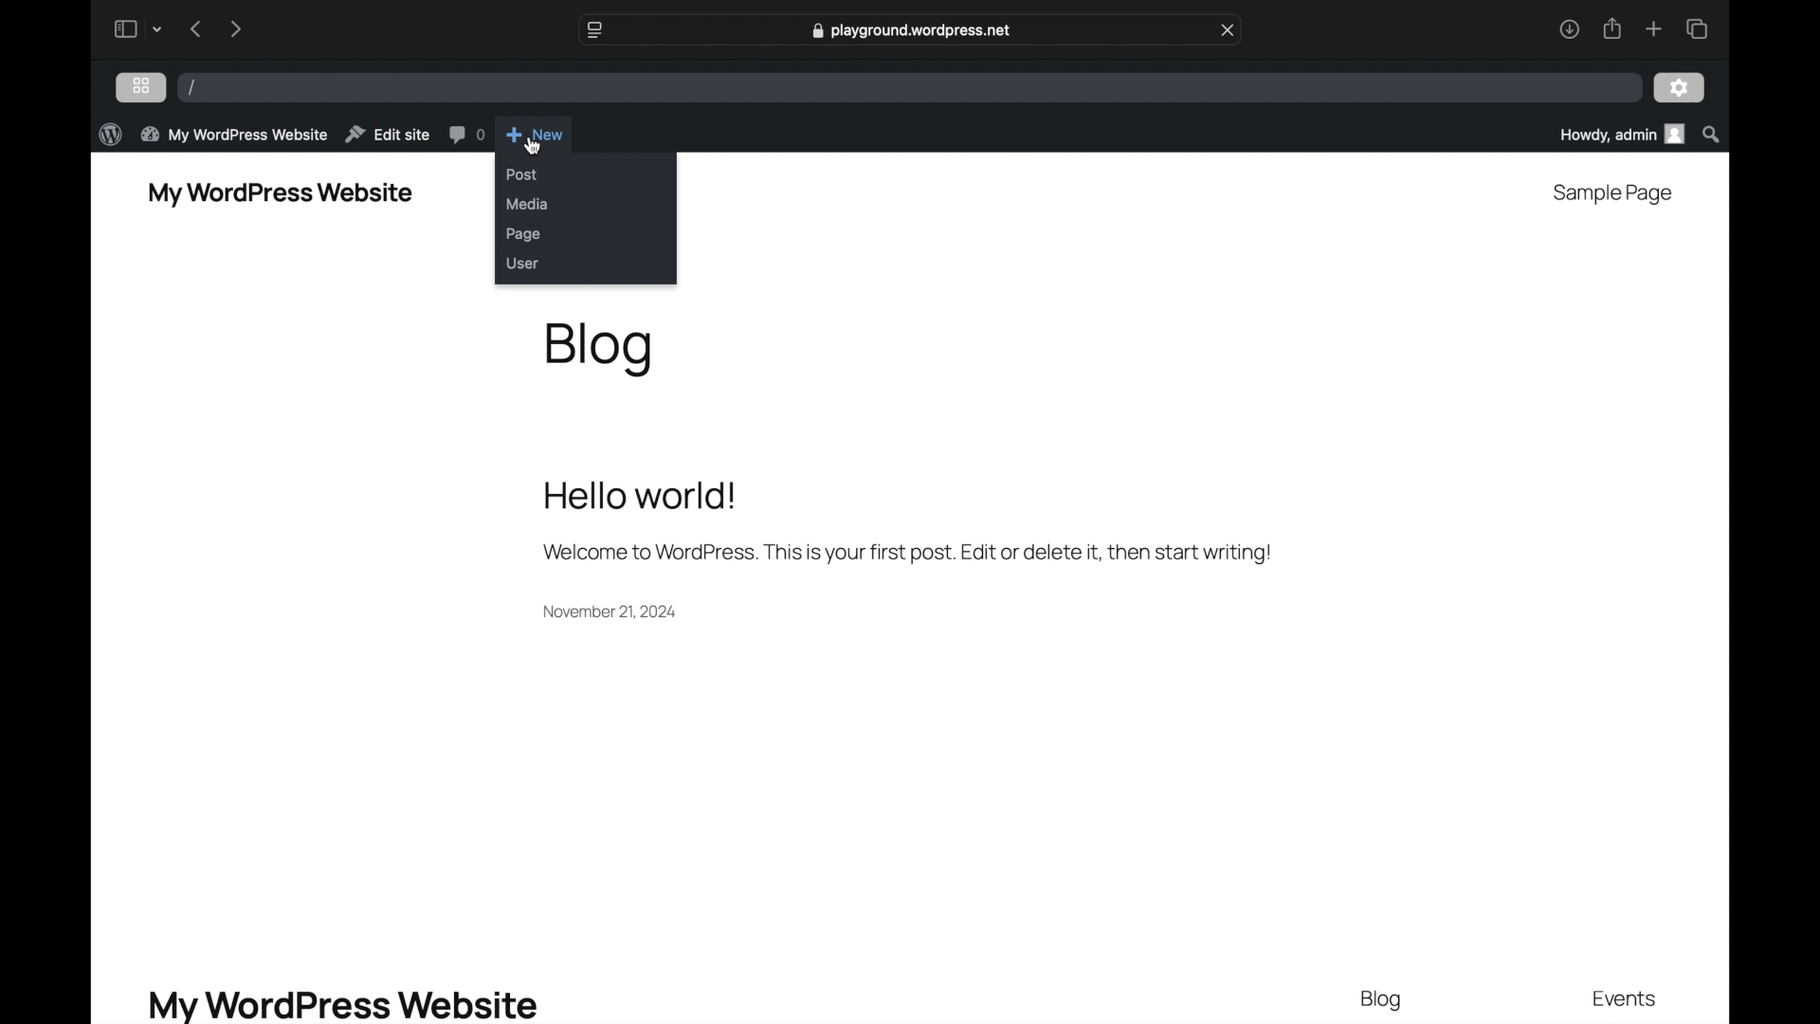 Image resolution: width=1820 pixels, height=1024 pixels. Describe the element at coordinates (141, 85) in the screenshot. I see `grid view` at that location.